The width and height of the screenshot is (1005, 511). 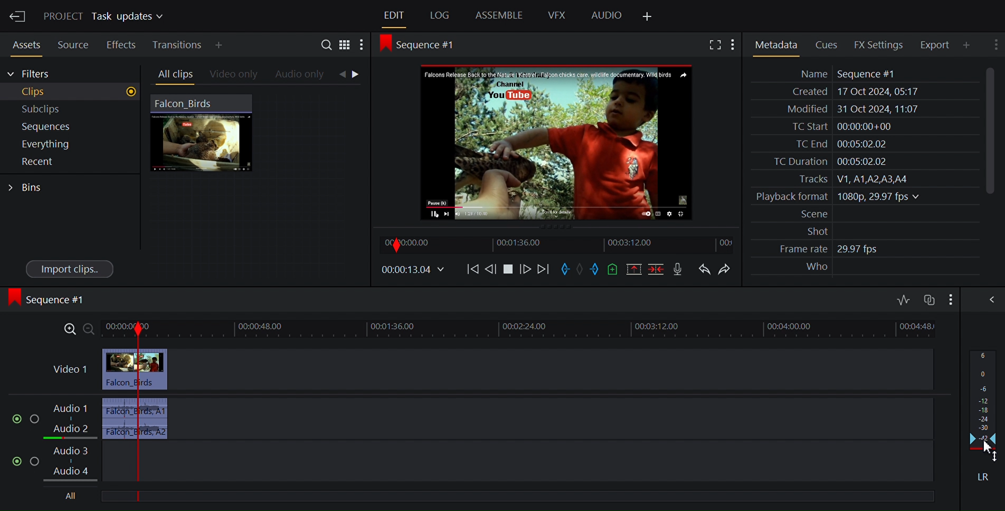 I want to click on Videos only, so click(x=233, y=74).